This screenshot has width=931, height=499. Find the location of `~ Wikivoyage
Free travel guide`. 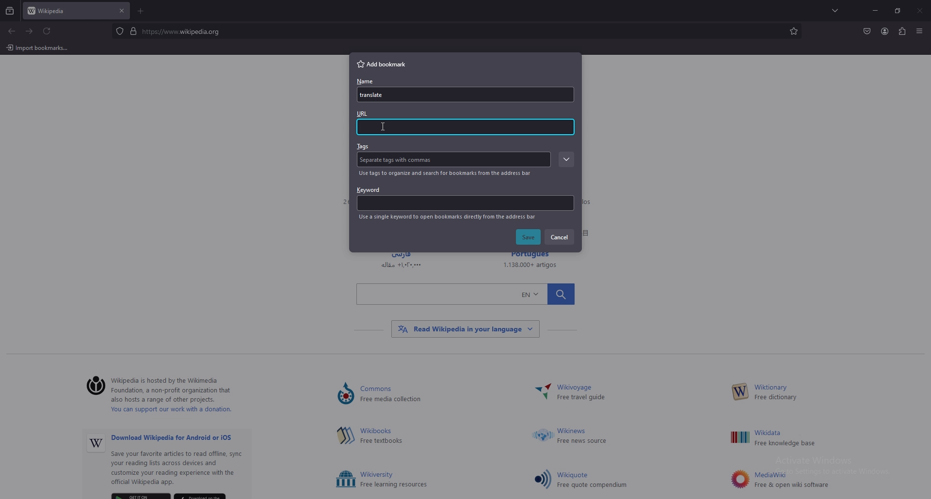

~ Wikivoyage
Free travel guide is located at coordinates (586, 393).